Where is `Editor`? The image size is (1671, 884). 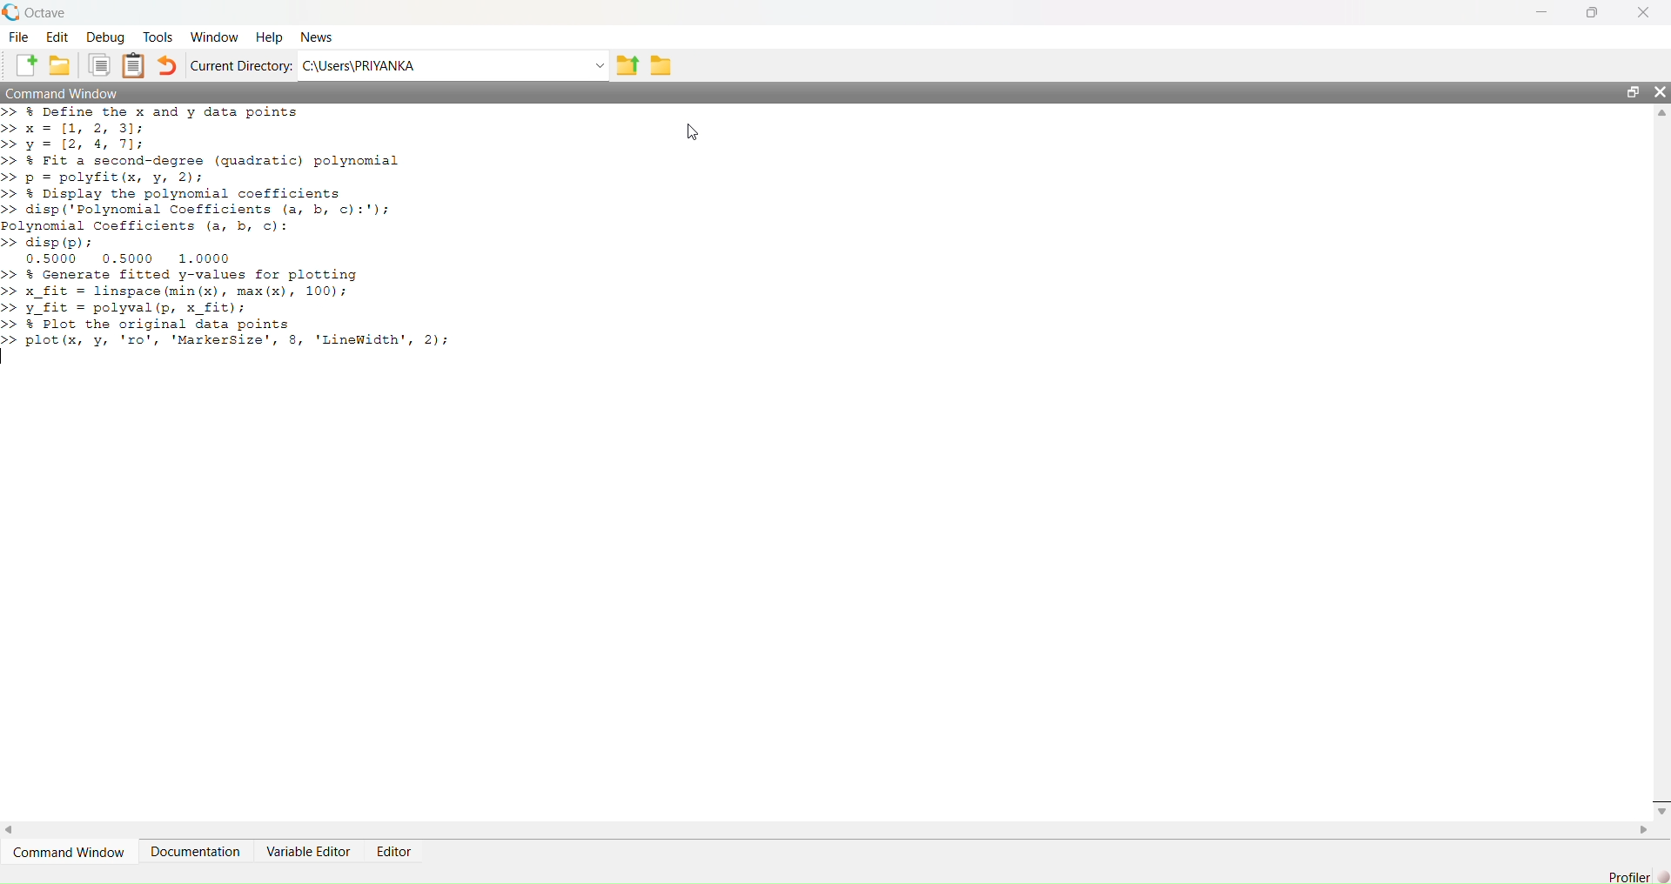
Editor is located at coordinates (396, 853).